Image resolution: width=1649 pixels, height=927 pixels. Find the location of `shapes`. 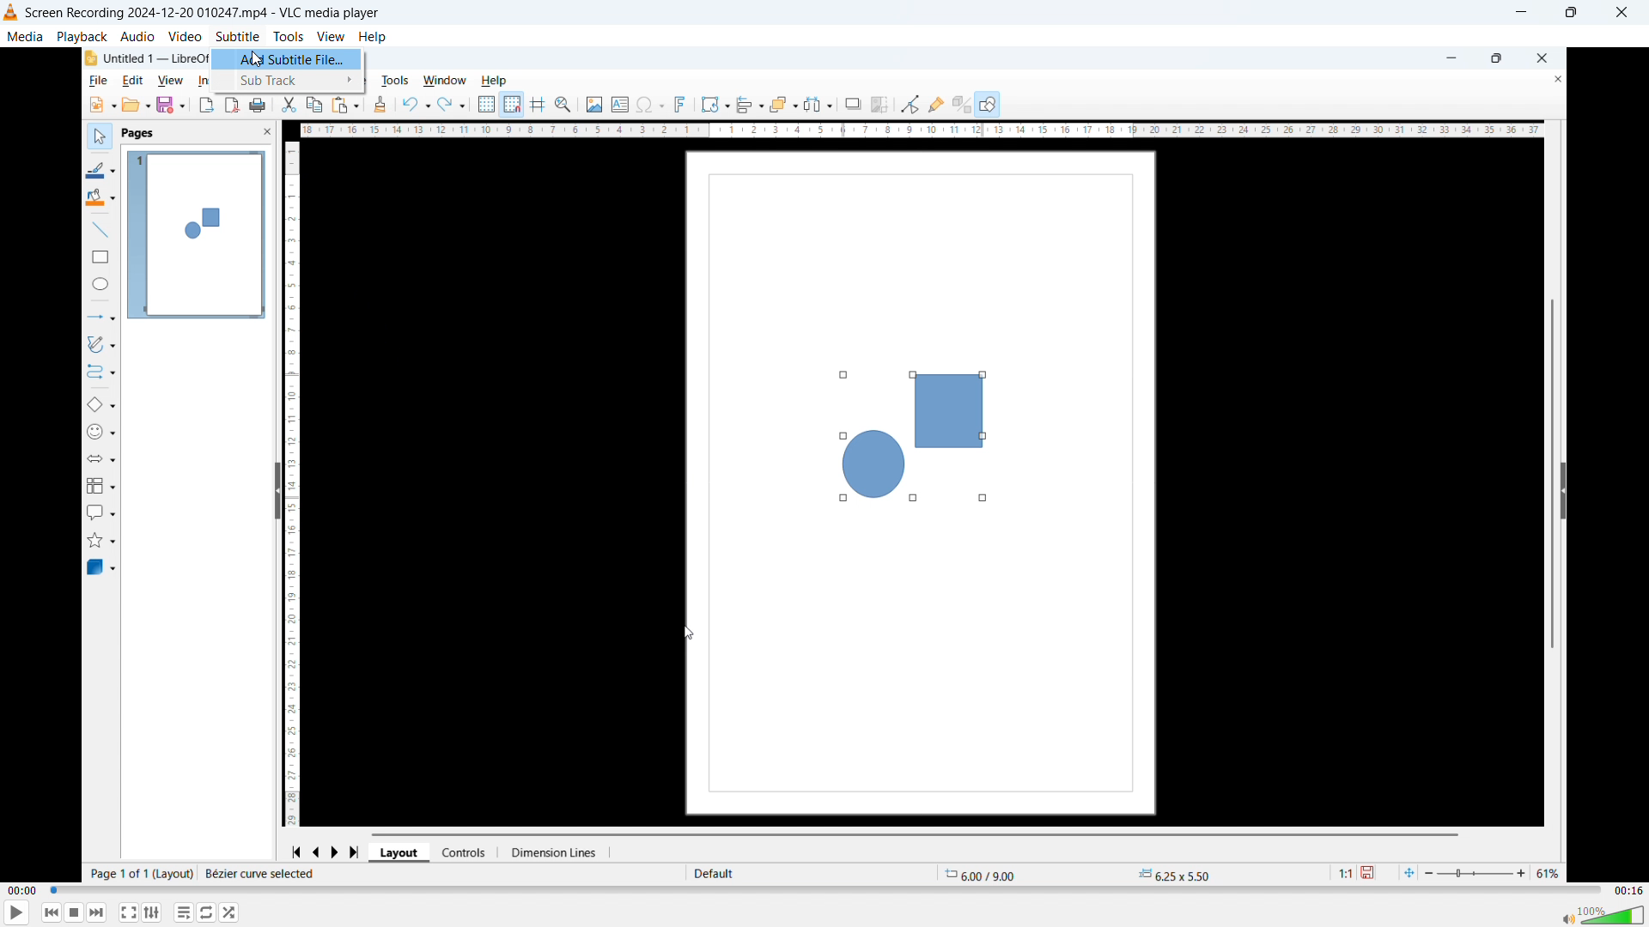

shapes is located at coordinates (907, 435).